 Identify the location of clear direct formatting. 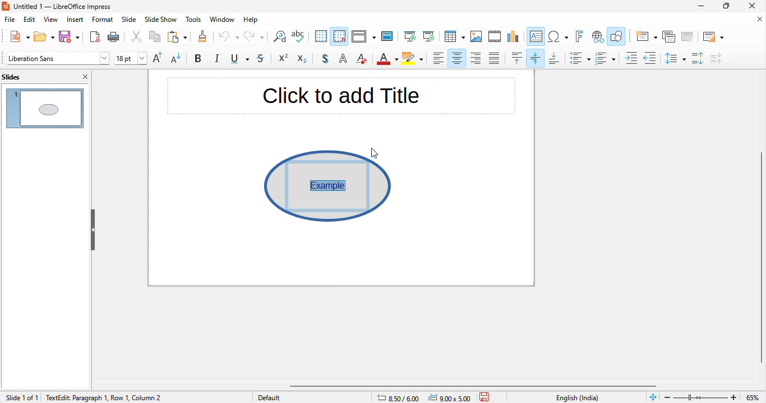
(363, 59).